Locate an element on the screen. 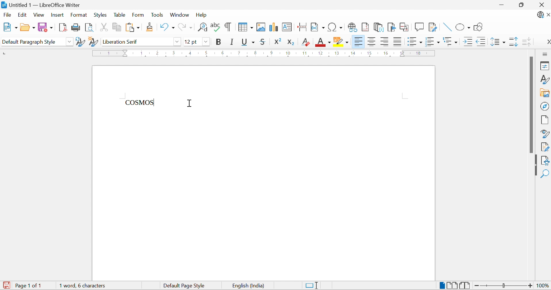 The height and width of the screenshot is (290, 551). COSMOS is located at coordinates (140, 102).